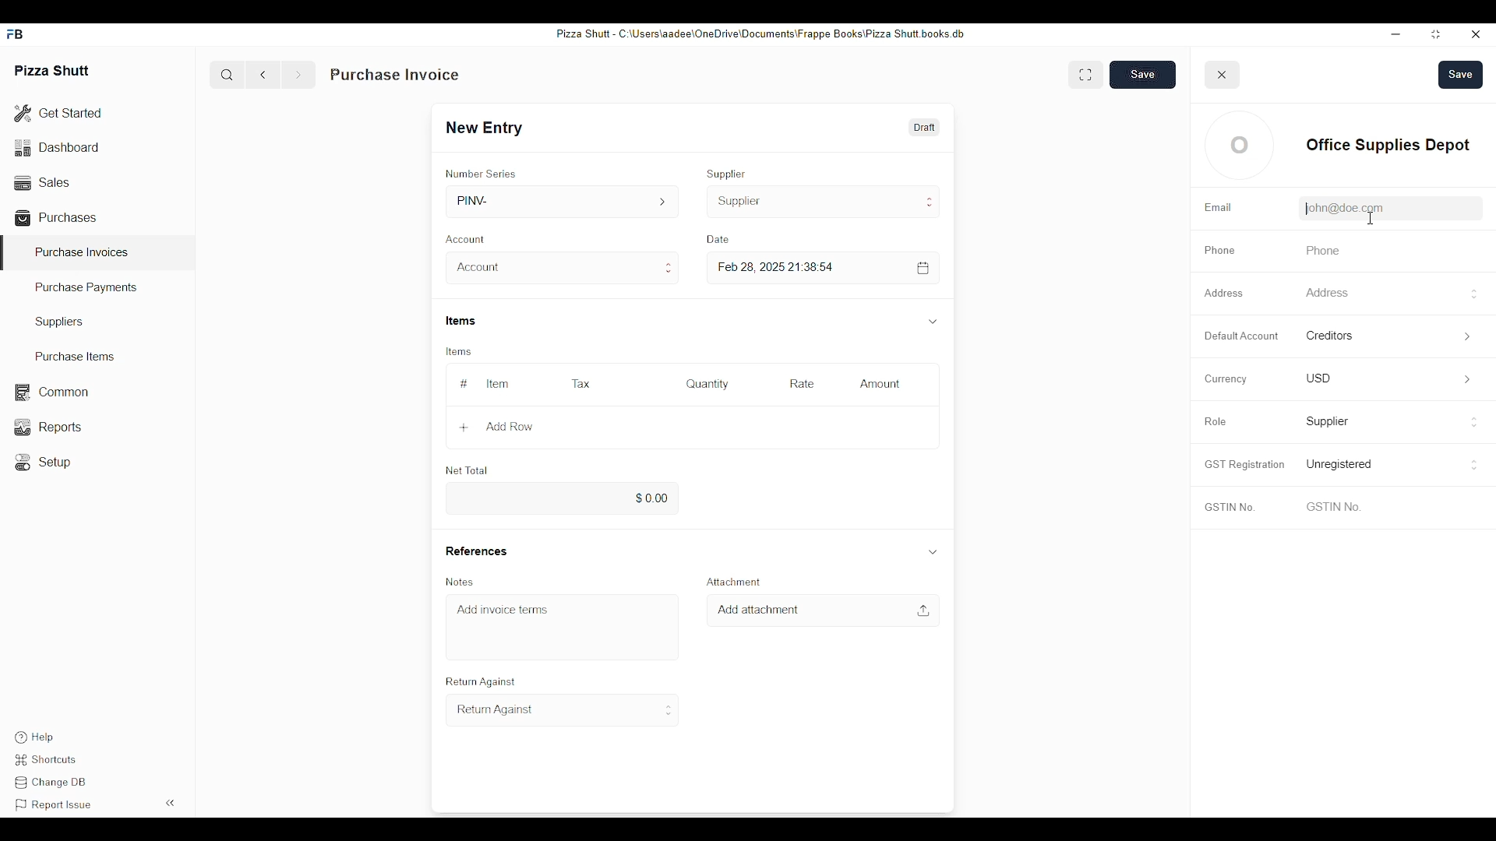 Image resolution: width=1496 pixels, height=841 pixels. Describe the element at coordinates (778, 267) in the screenshot. I see `Feb 28, 2025 21:38:54` at that location.